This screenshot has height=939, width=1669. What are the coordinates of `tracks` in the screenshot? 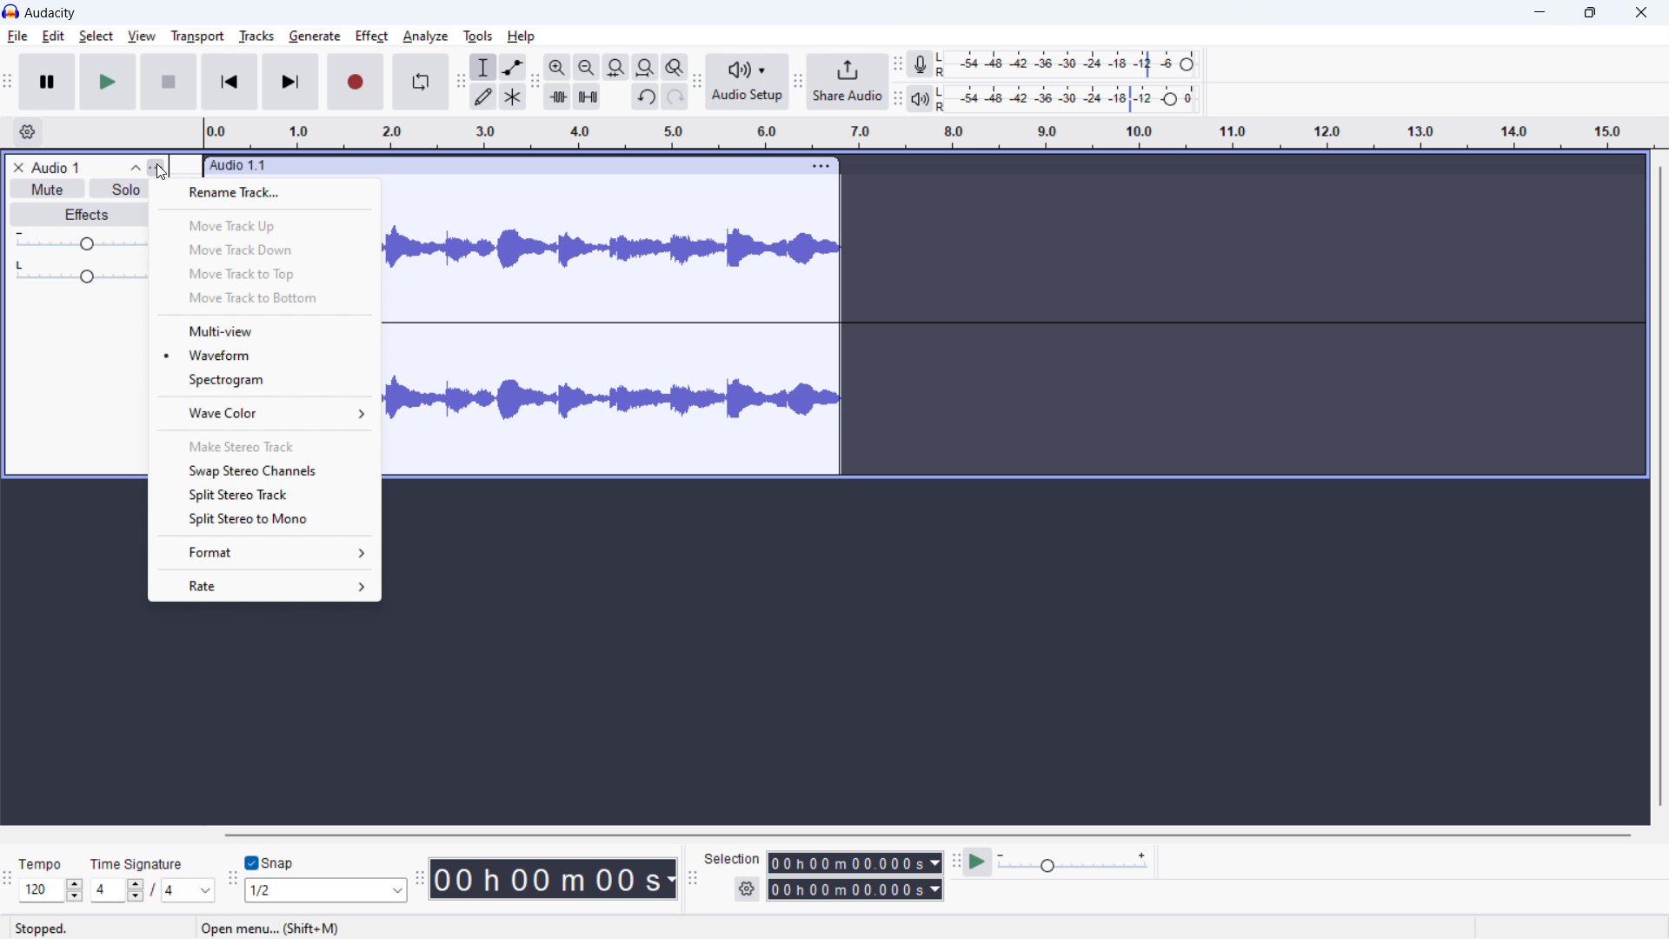 It's located at (256, 37).